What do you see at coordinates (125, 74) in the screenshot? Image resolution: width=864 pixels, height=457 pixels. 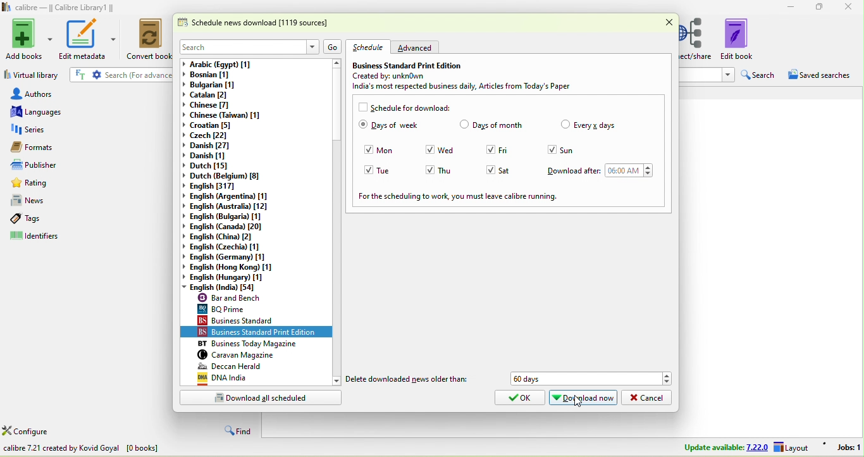 I see `search {for advanced search click the gear icon to the left]` at bounding box center [125, 74].